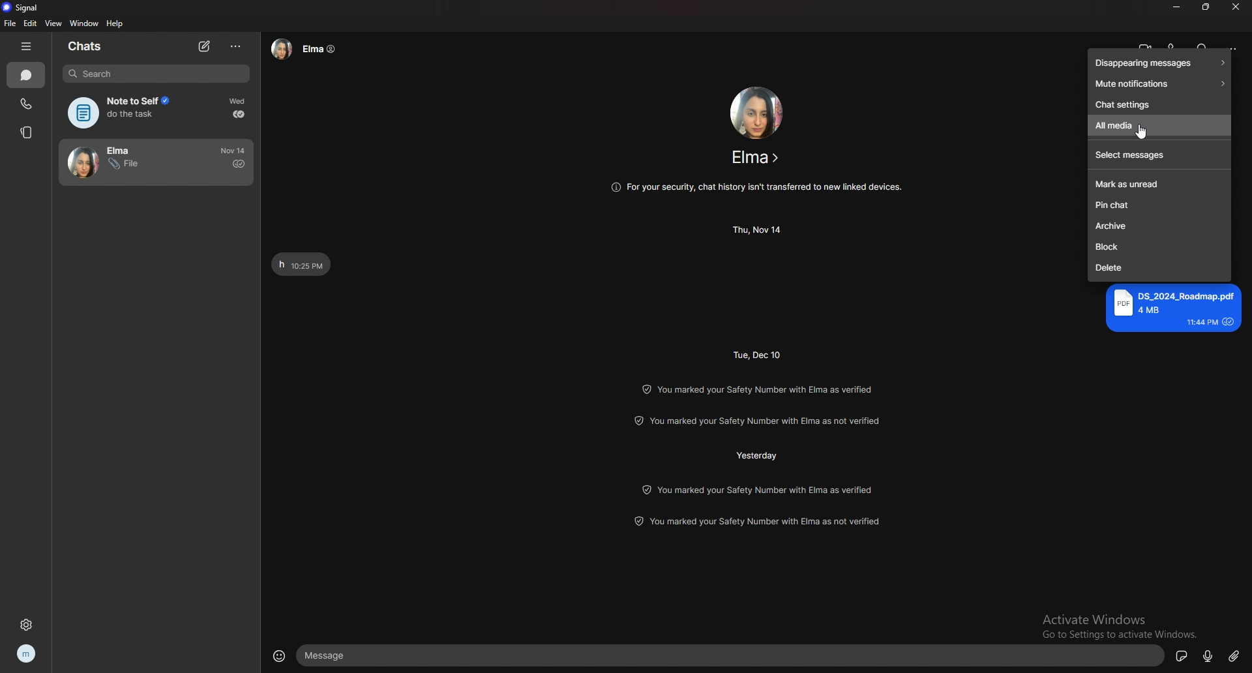  I want to click on chat settings, so click(1158, 104).